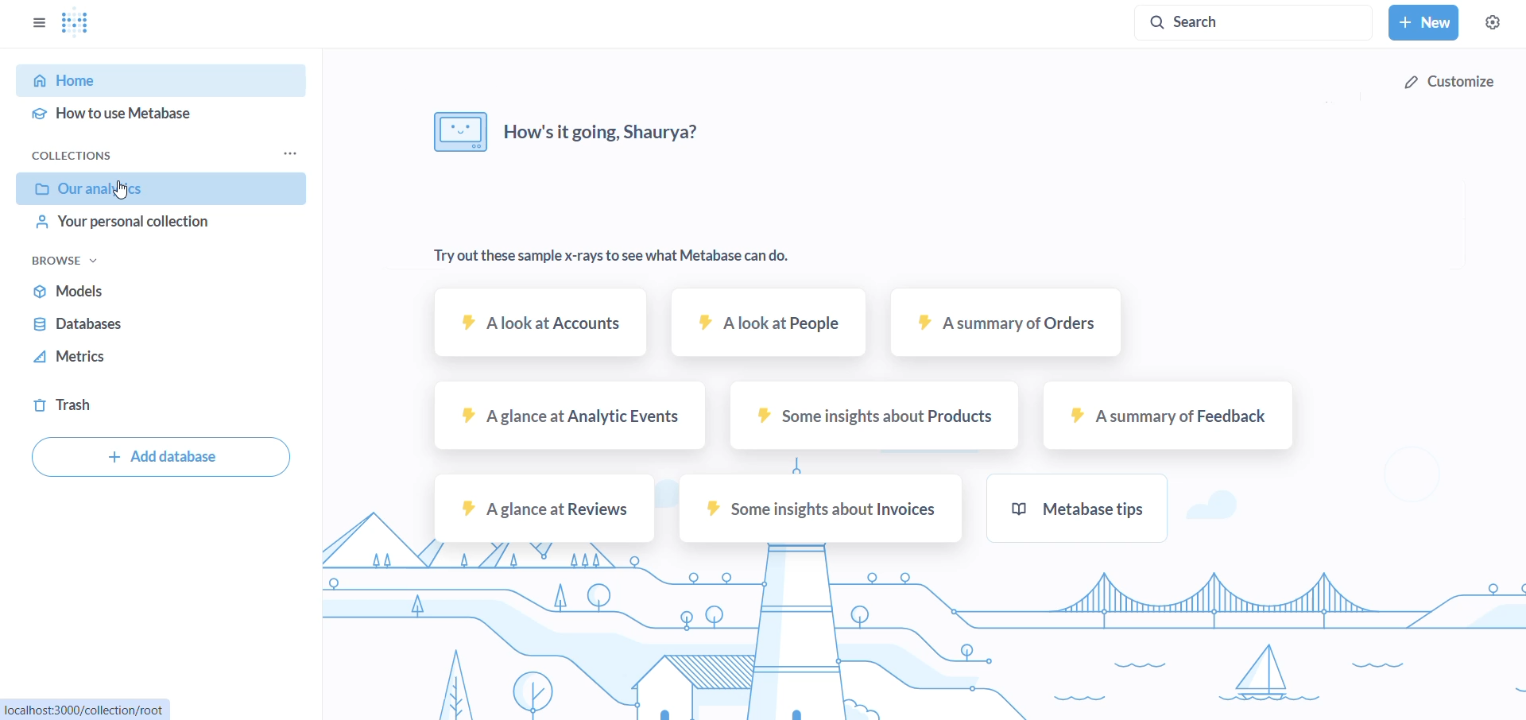  Describe the element at coordinates (1113, 508) in the screenshot. I see `metabase tips sample` at that location.